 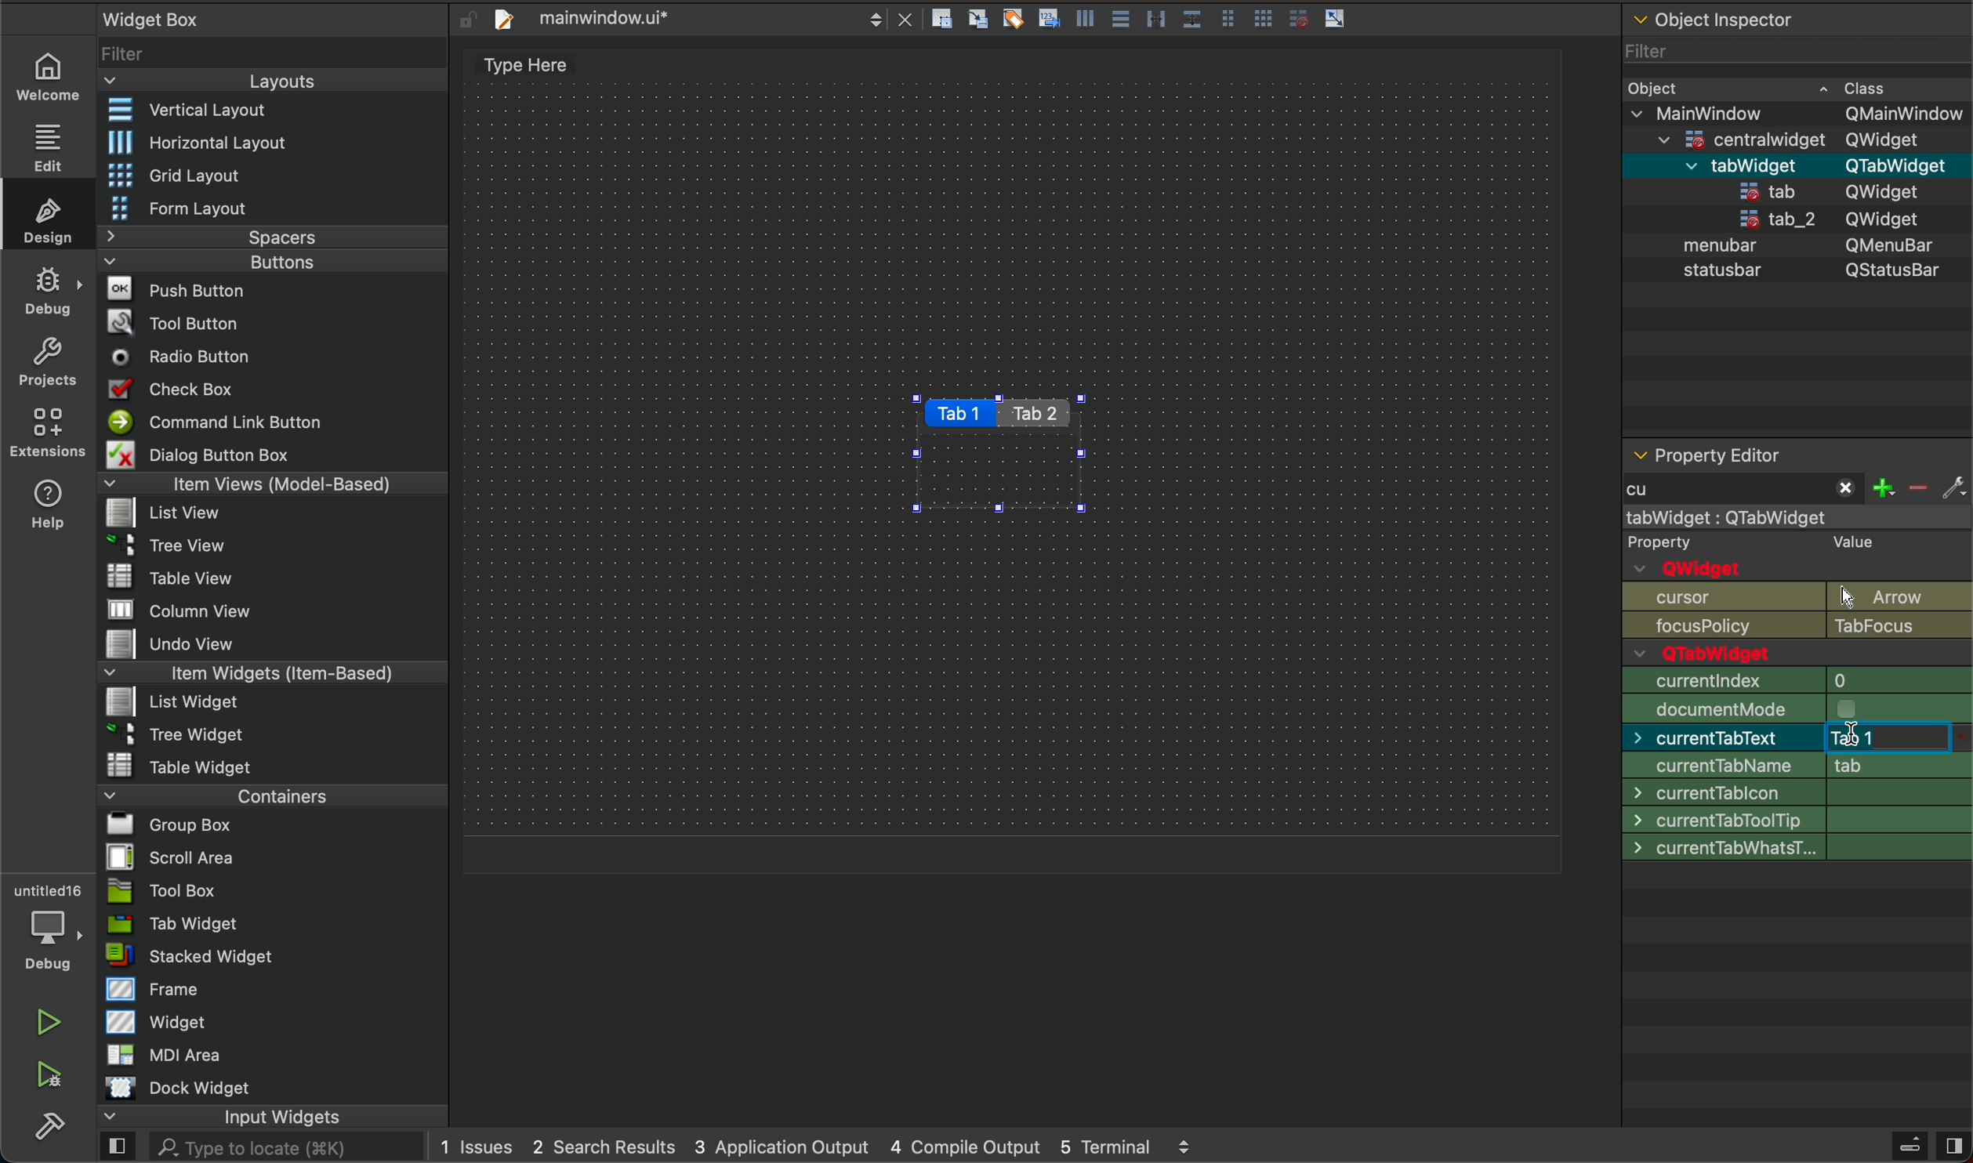 I want to click on build, so click(x=57, y=1129).